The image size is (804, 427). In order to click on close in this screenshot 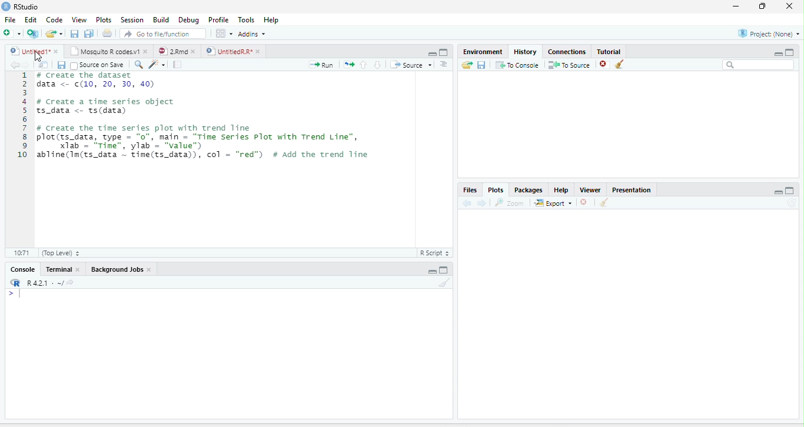, I will do `click(77, 269)`.